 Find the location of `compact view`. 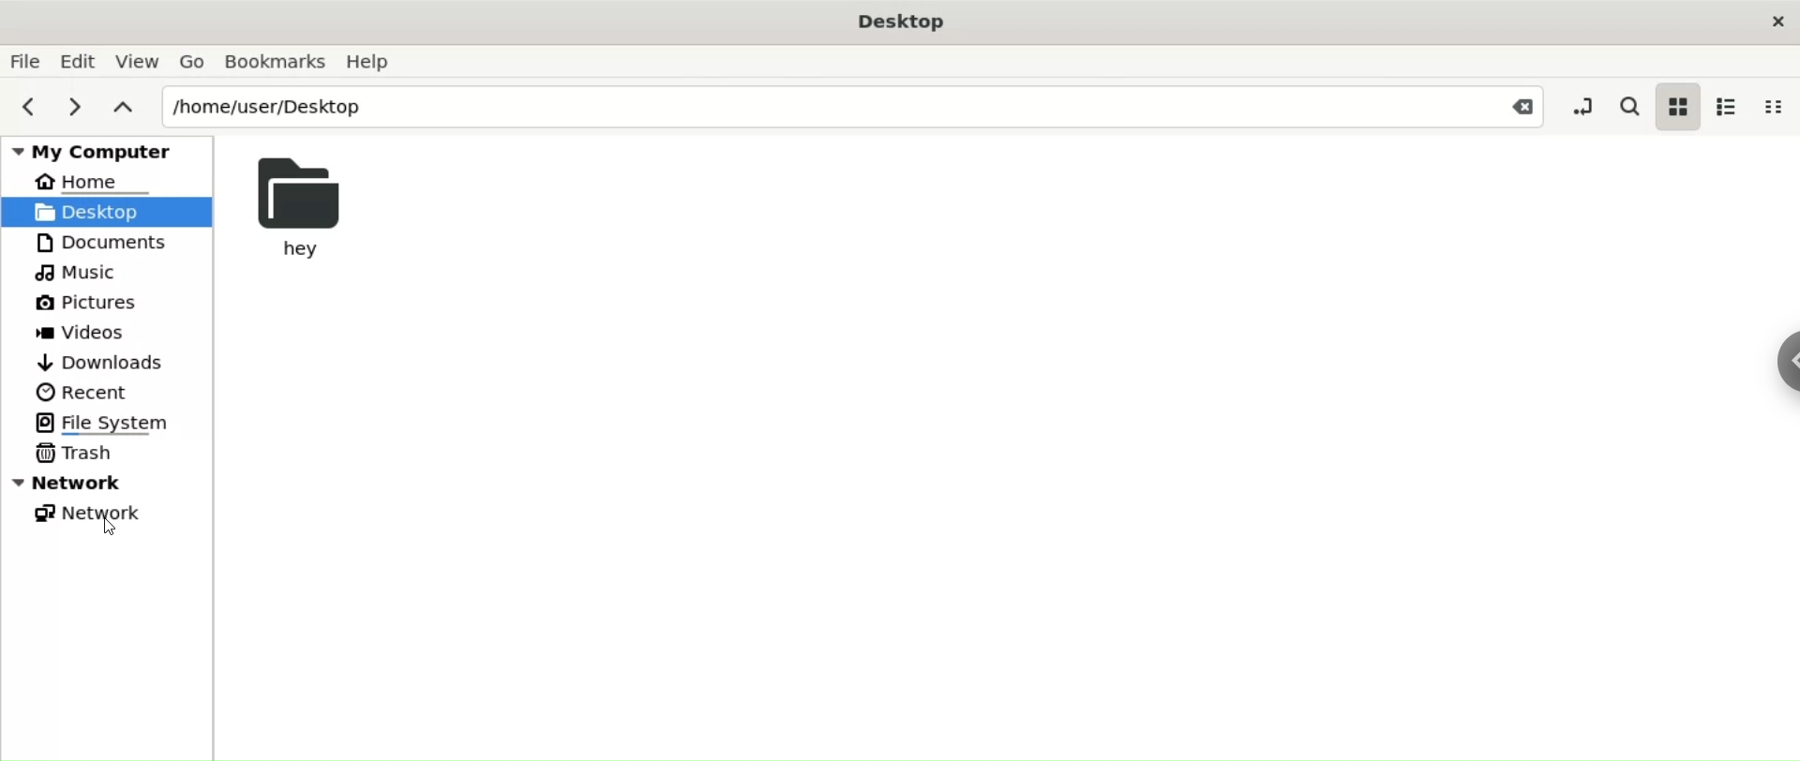

compact view is located at coordinates (1781, 108).